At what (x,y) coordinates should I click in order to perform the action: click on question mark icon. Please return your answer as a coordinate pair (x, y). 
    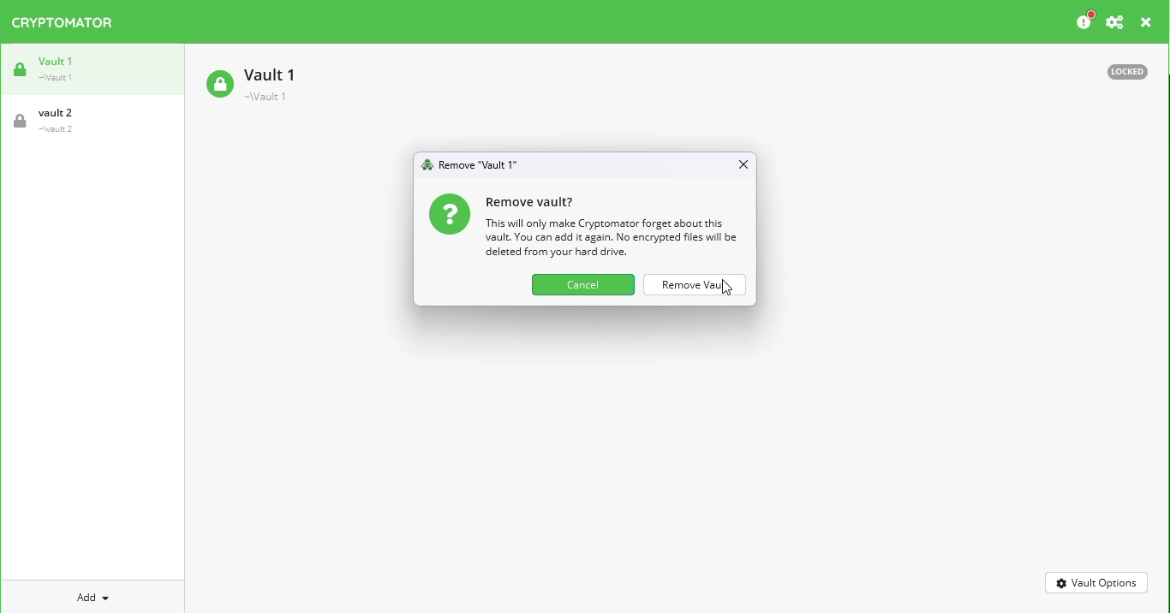
    Looking at the image, I should click on (451, 214).